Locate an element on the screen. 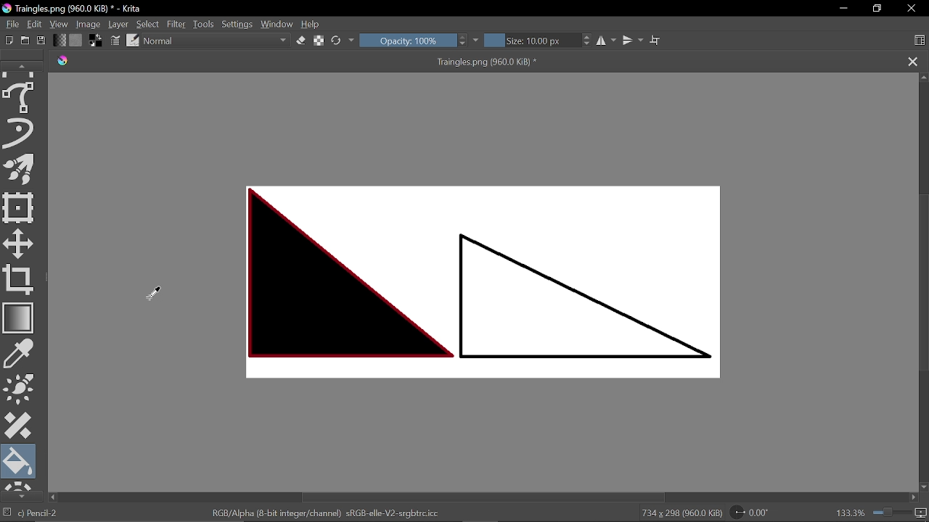 The width and height of the screenshot is (929, 522). Gradient is located at coordinates (19, 318).